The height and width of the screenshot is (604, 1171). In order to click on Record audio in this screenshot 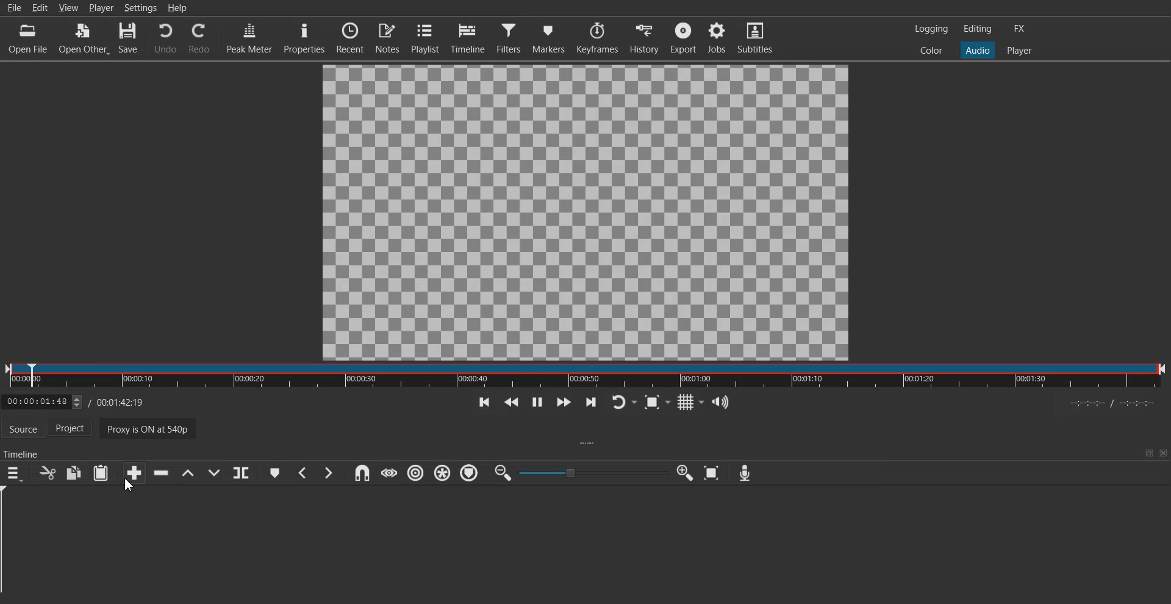, I will do `click(744, 473)`.